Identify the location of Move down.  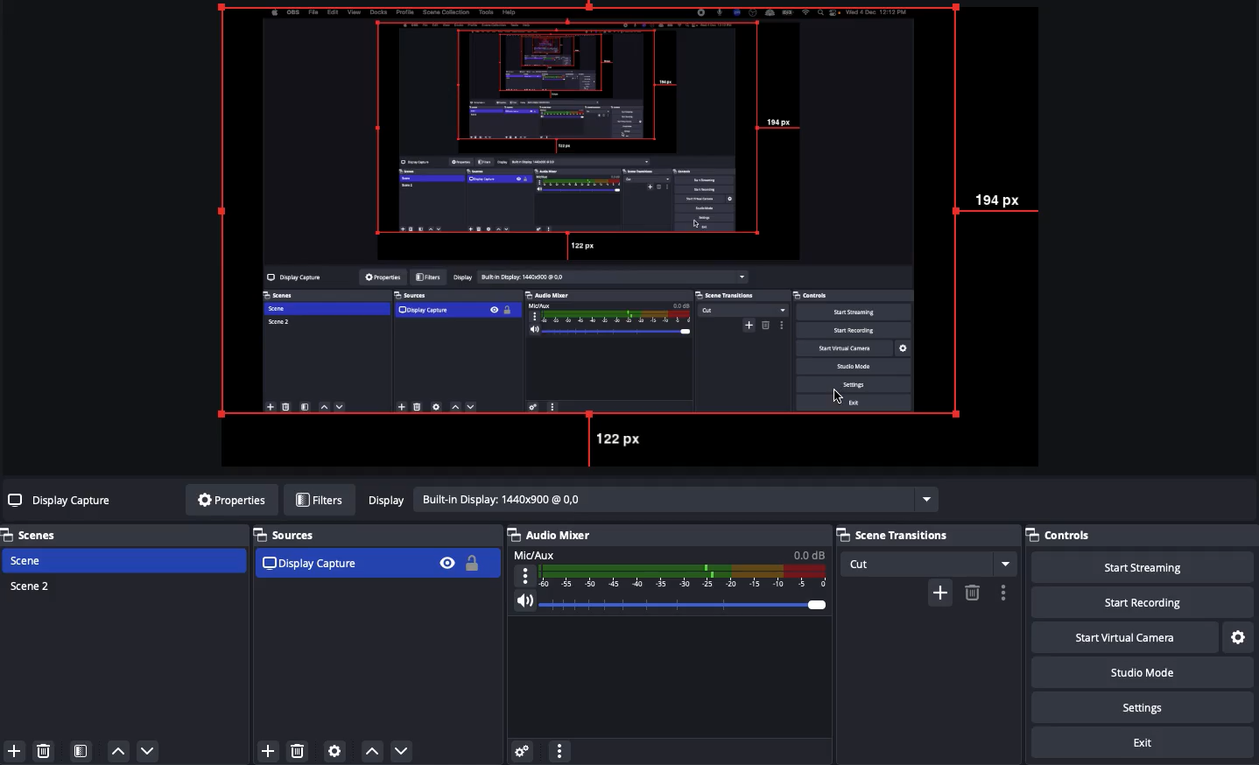
(147, 750).